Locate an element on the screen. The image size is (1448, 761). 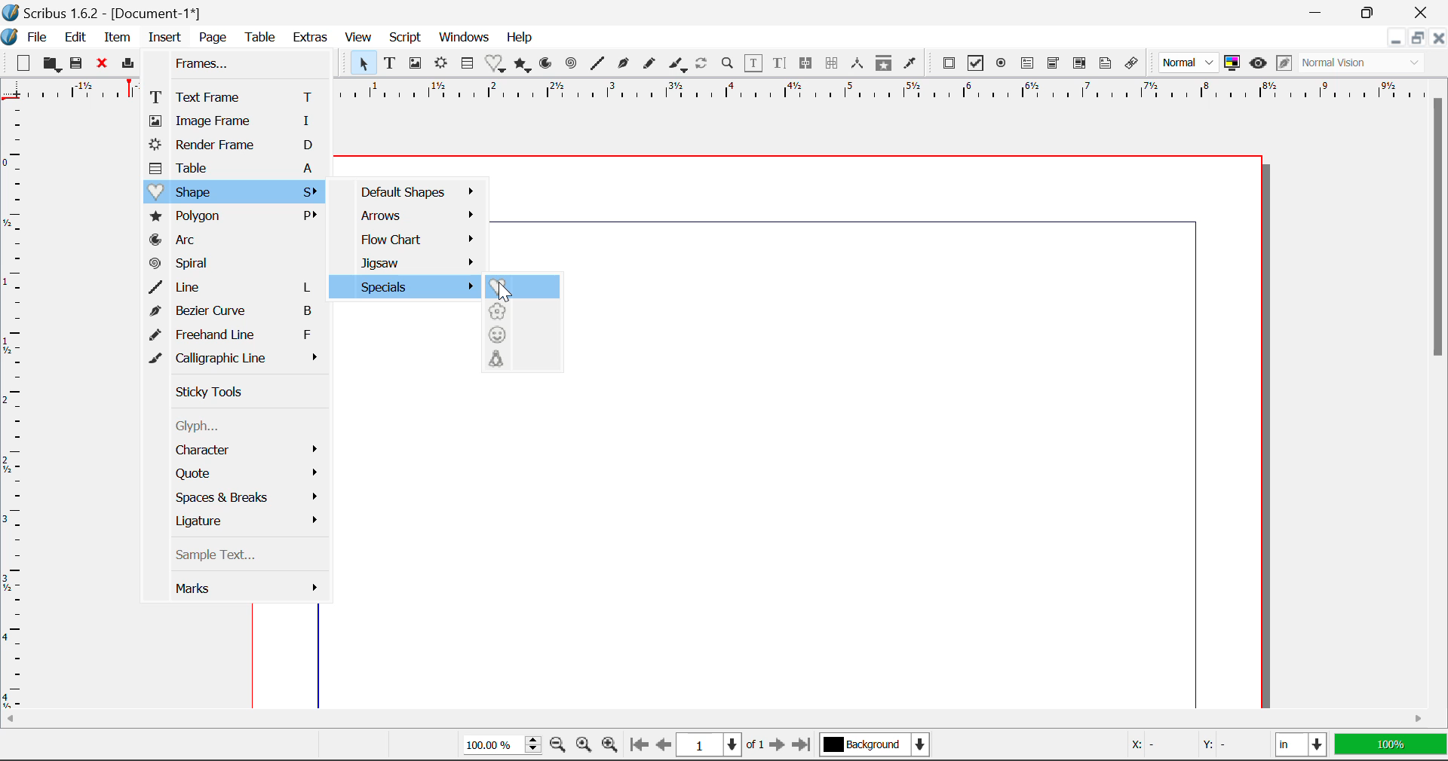
Previous is located at coordinates (664, 746).